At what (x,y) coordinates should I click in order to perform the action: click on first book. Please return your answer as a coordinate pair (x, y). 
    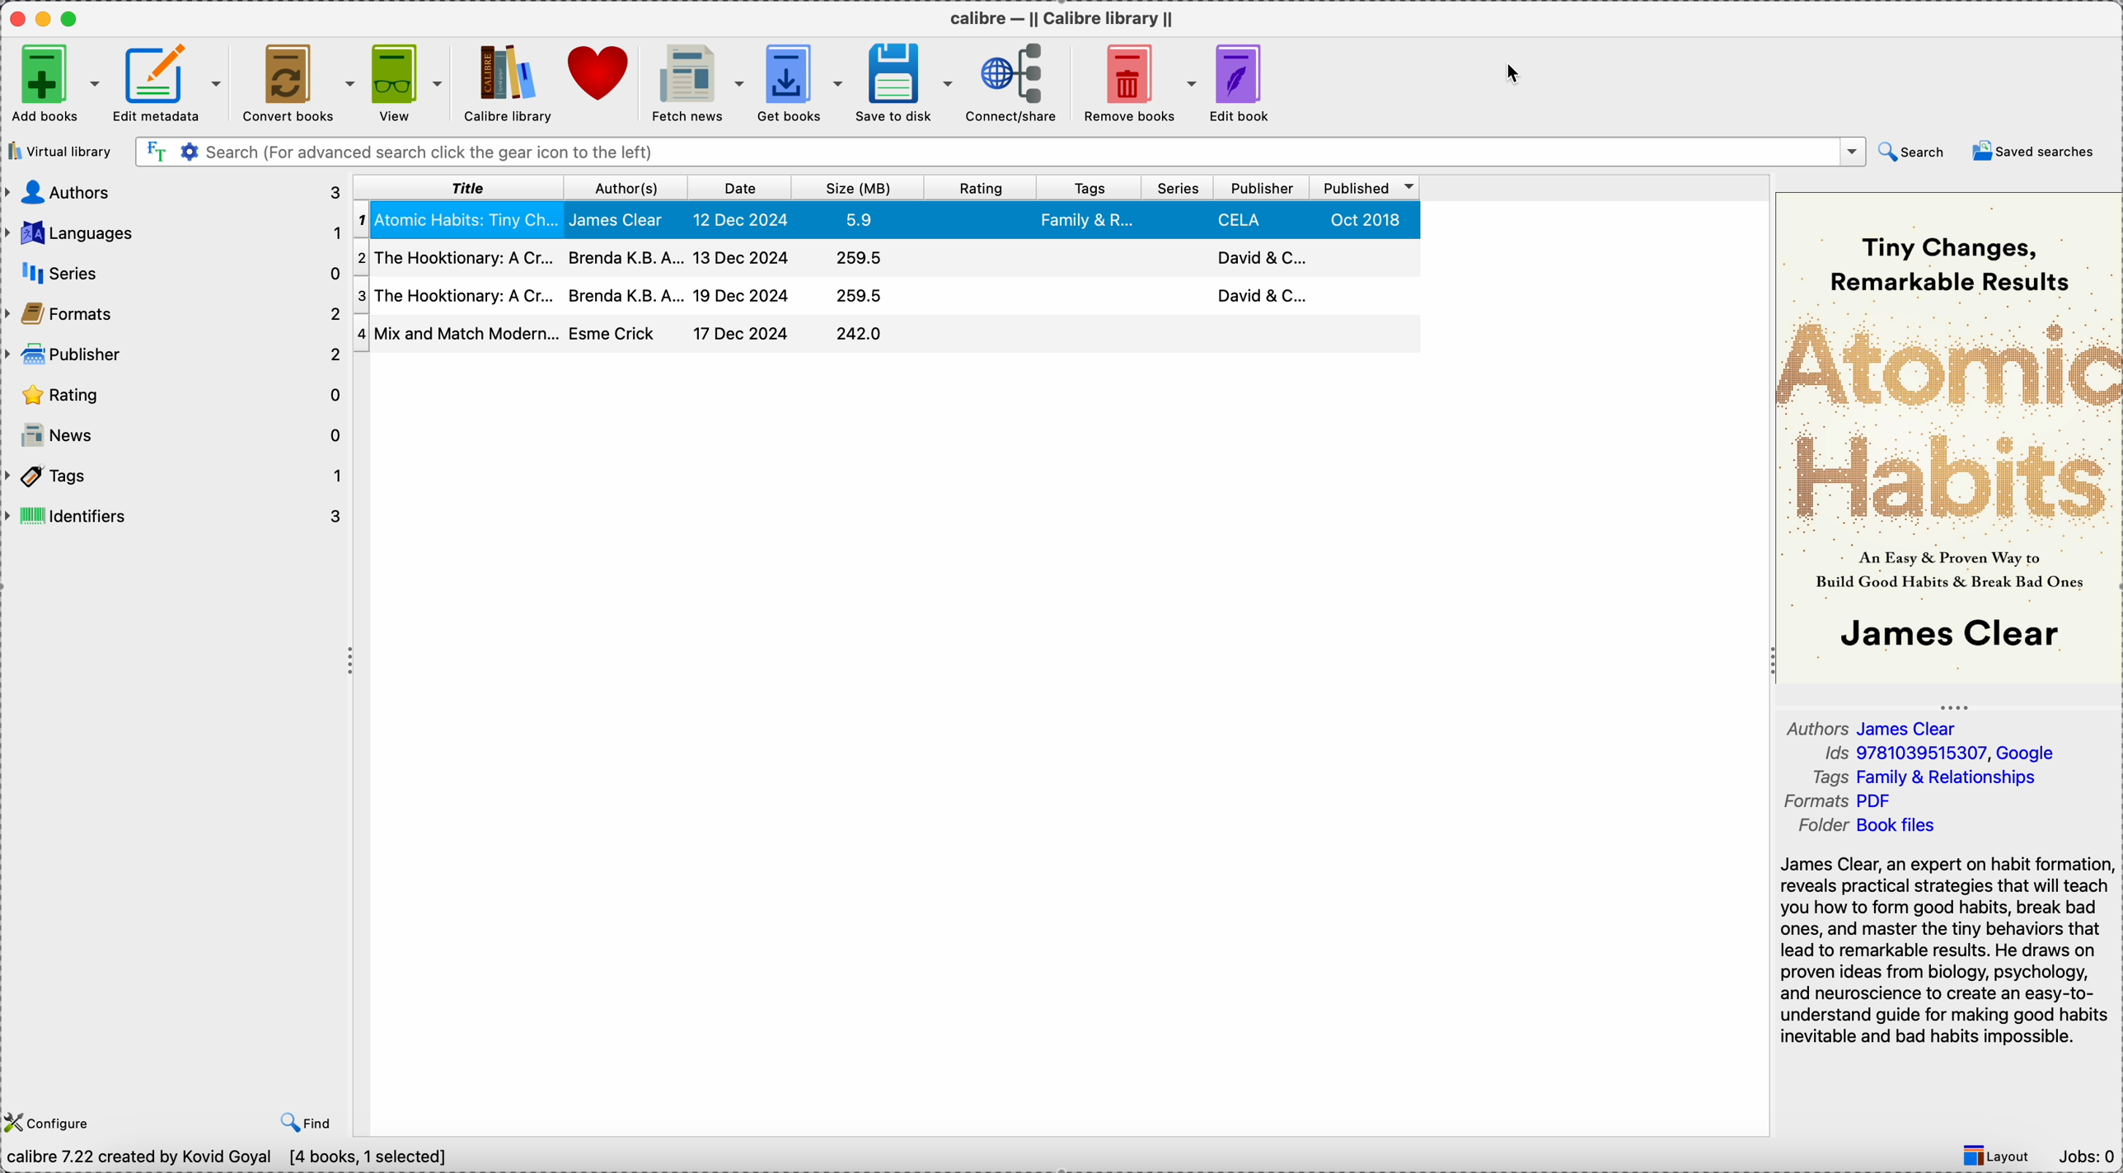
    Looking at the image, I should click on (888, 223).